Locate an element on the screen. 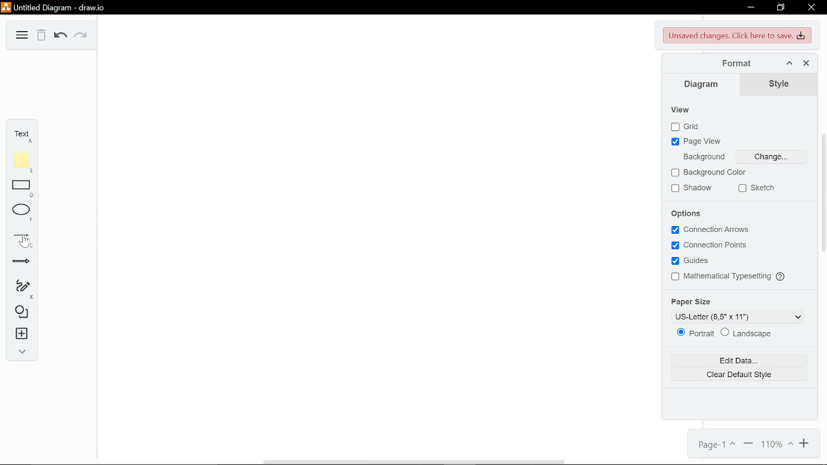  Shadow is located at coordinates (691, 189).